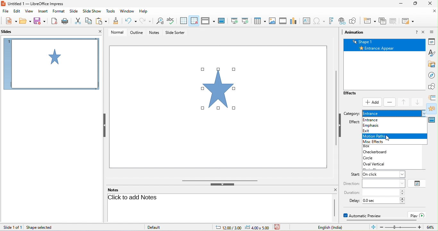  I want to click on close notes, so click(335, 190).